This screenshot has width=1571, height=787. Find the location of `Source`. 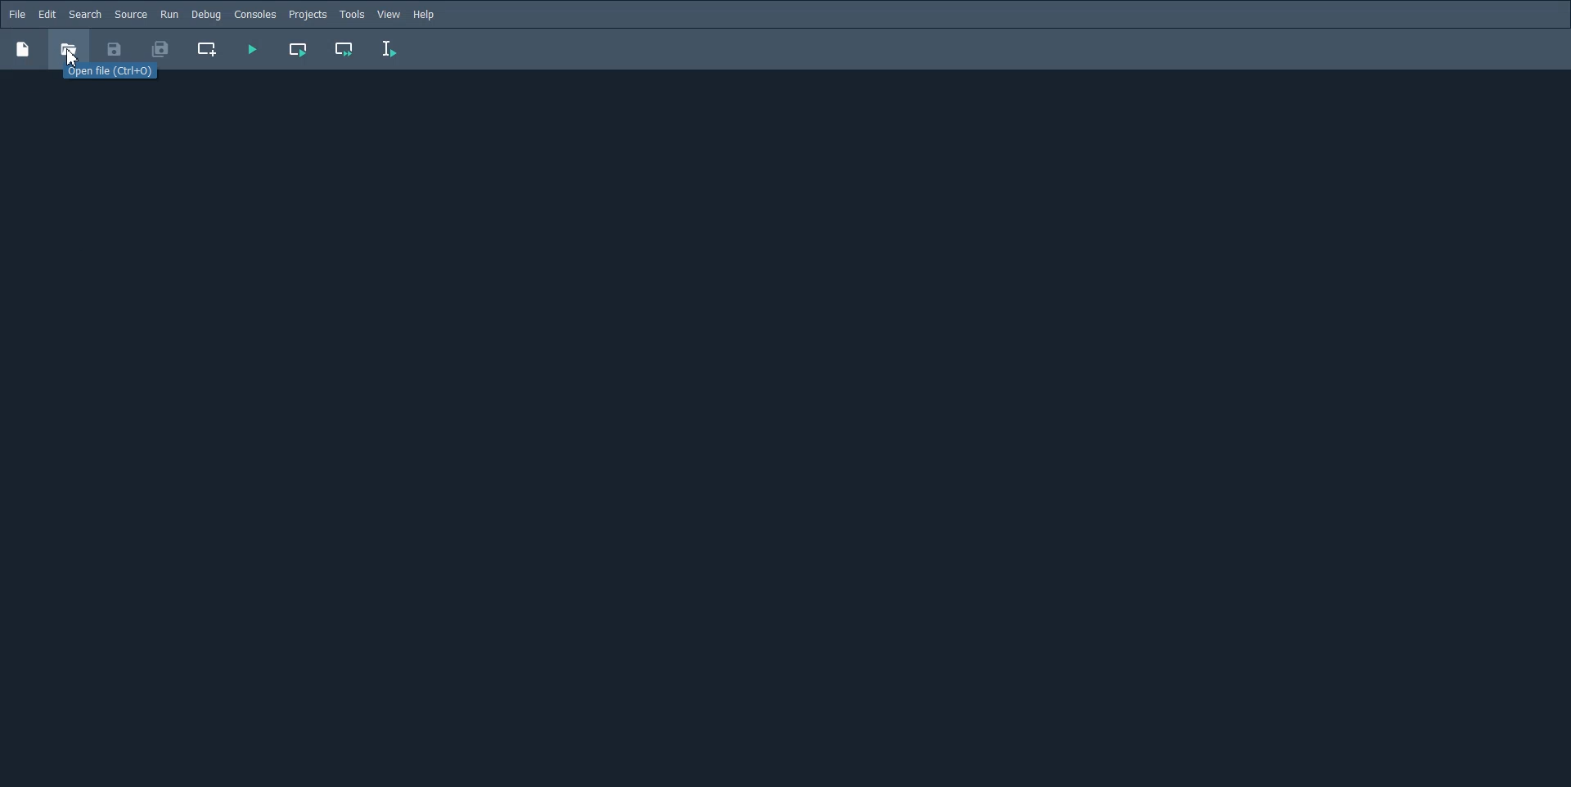

Source is located at coordinates (131, 14).